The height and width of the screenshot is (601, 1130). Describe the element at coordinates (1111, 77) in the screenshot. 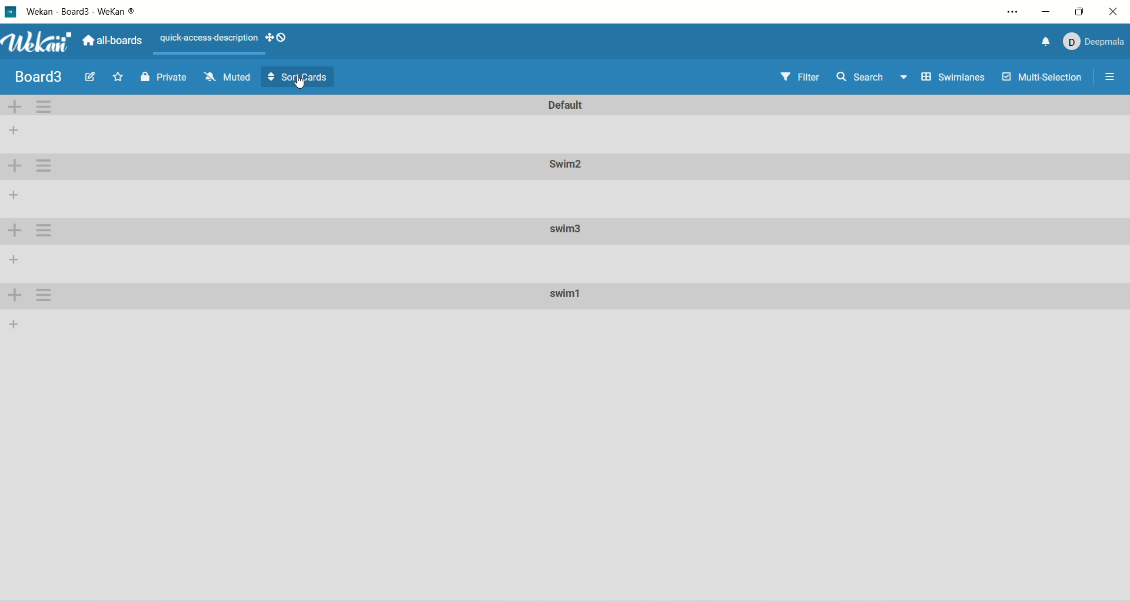

I see `options` at that location.